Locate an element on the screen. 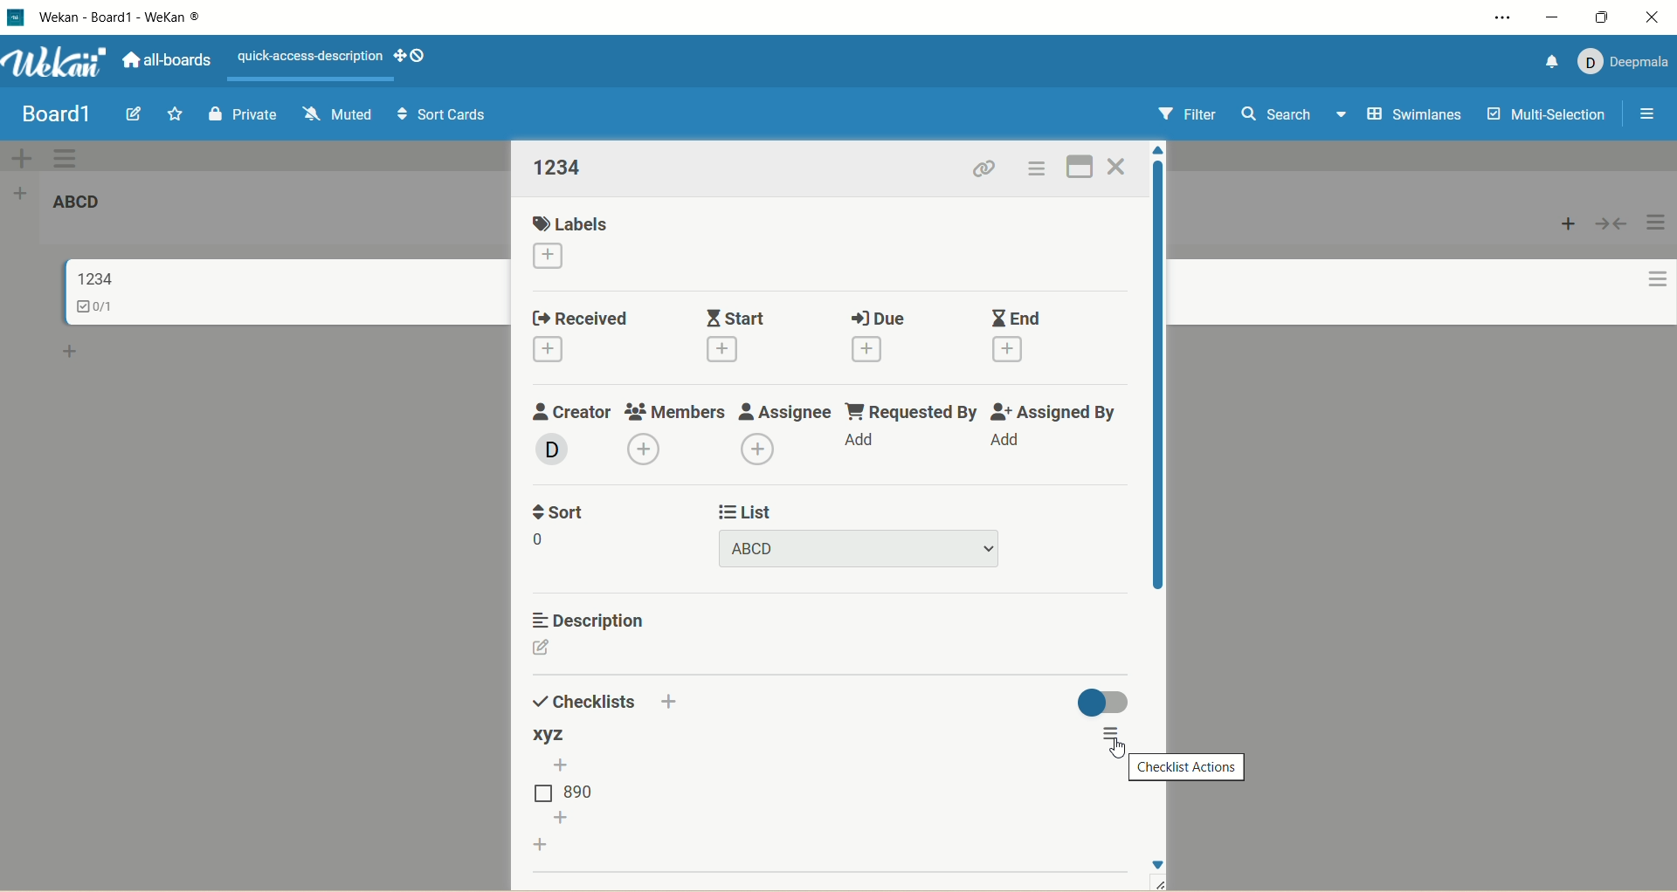  due is located at coordinates (876, 318).